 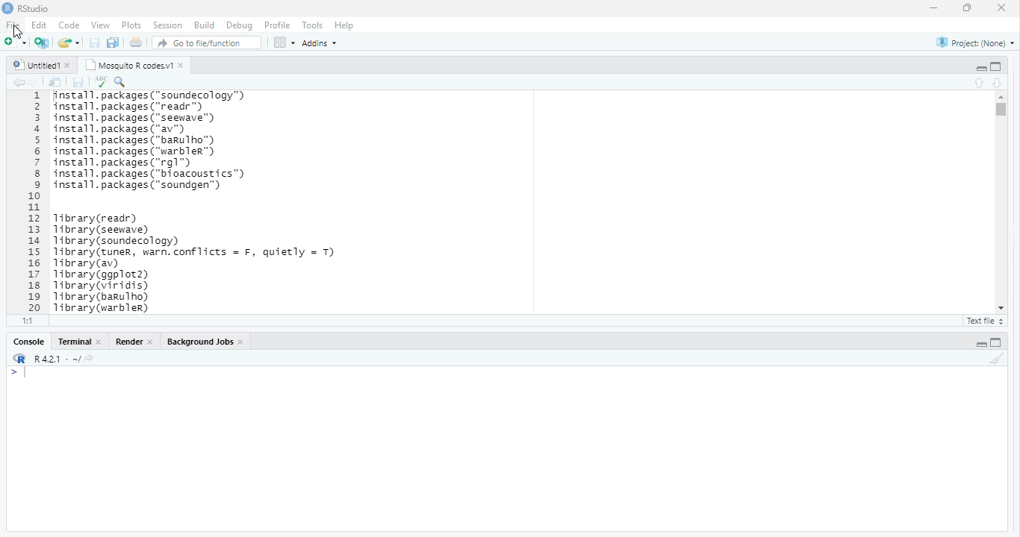 What do you see at coordinates (75, 342) in the screenshot?
I see `Terminal` at bounding box center [75, 342].